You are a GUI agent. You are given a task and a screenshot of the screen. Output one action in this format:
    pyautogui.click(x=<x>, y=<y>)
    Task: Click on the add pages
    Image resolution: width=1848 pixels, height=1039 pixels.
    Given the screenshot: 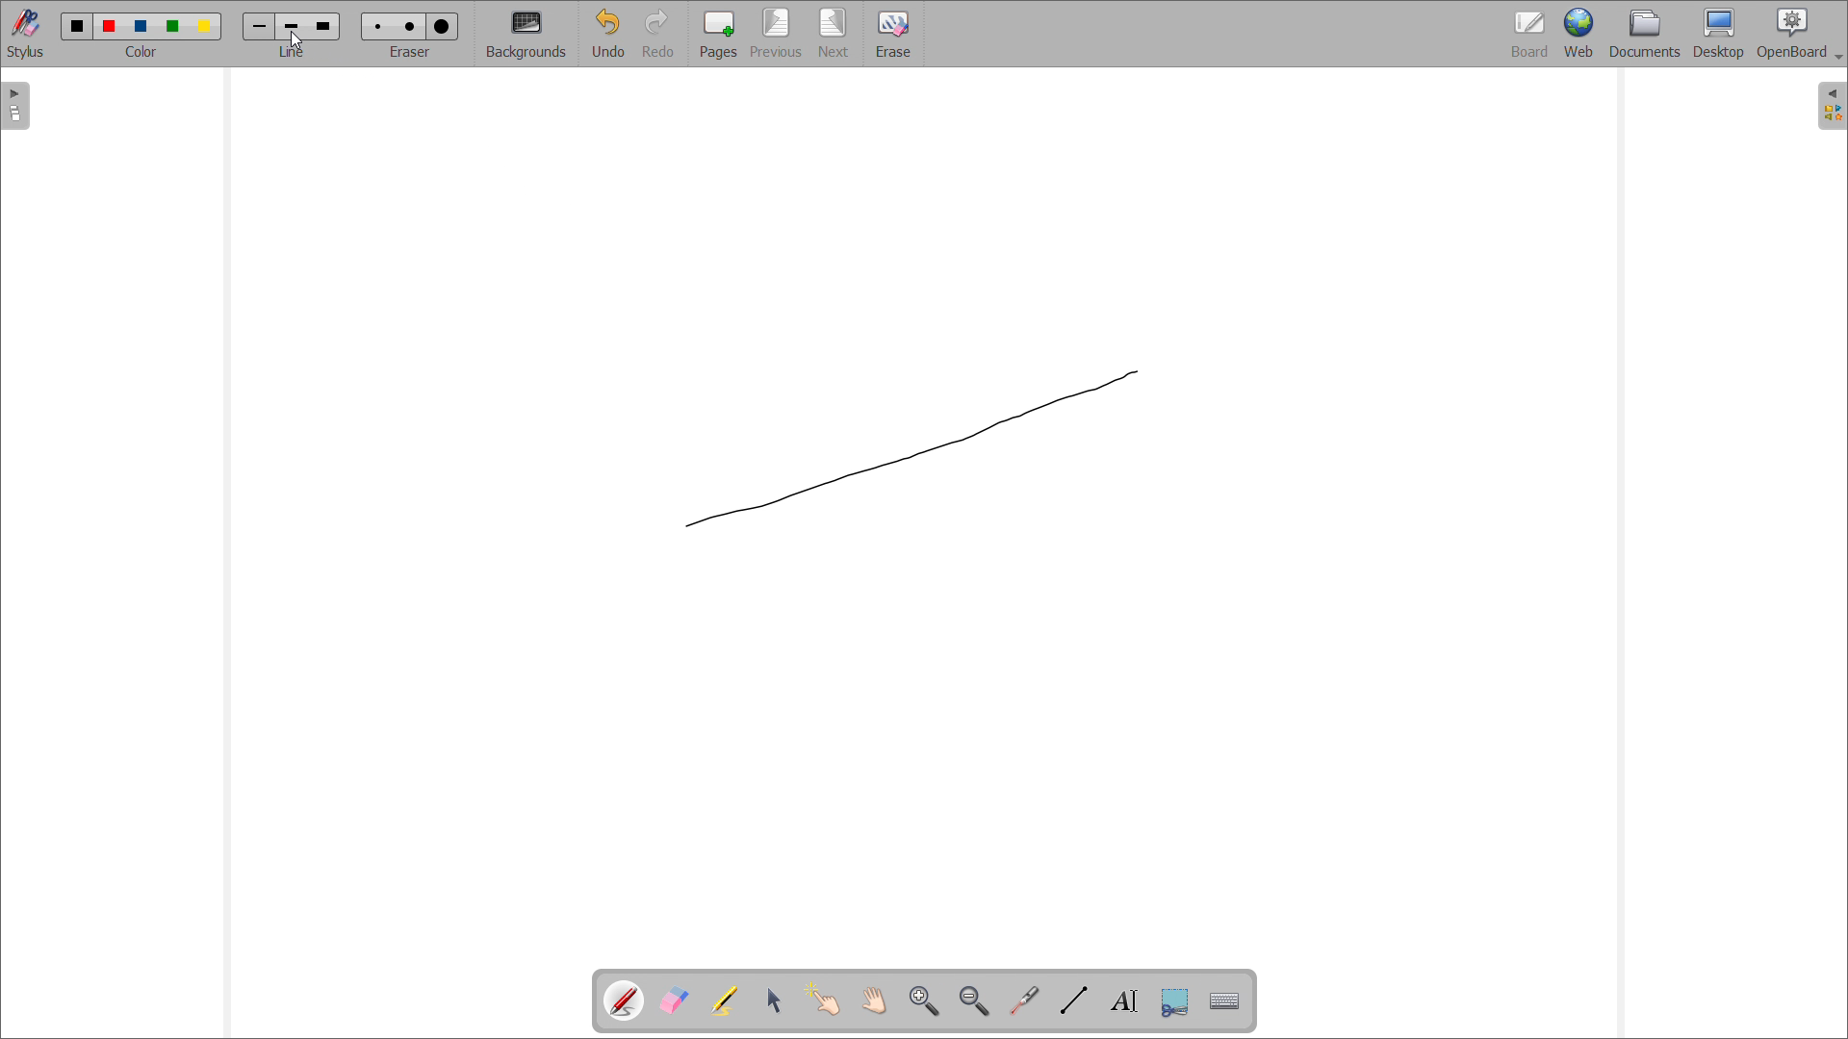 What is the action you would take?
    pyautogui.click(x=719, y=34)
    